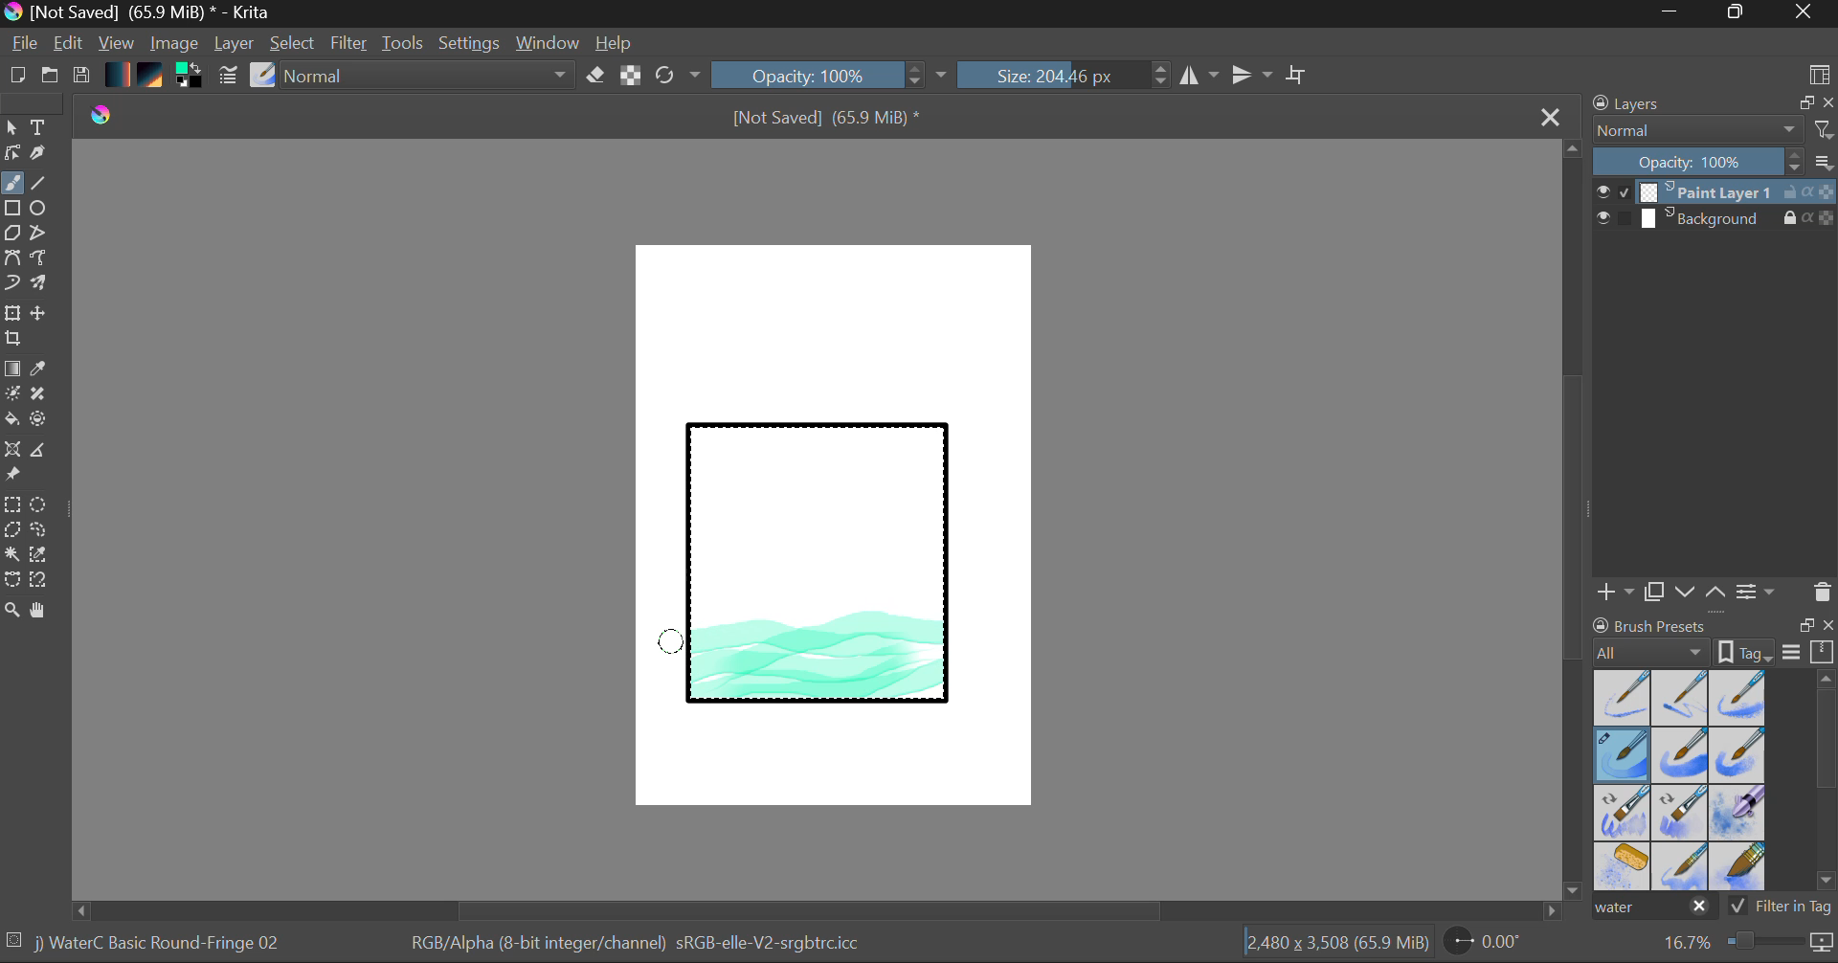 The height and width of the screenshot is (963, 1838). I want to click on Blending Tool, so click(430, 77).